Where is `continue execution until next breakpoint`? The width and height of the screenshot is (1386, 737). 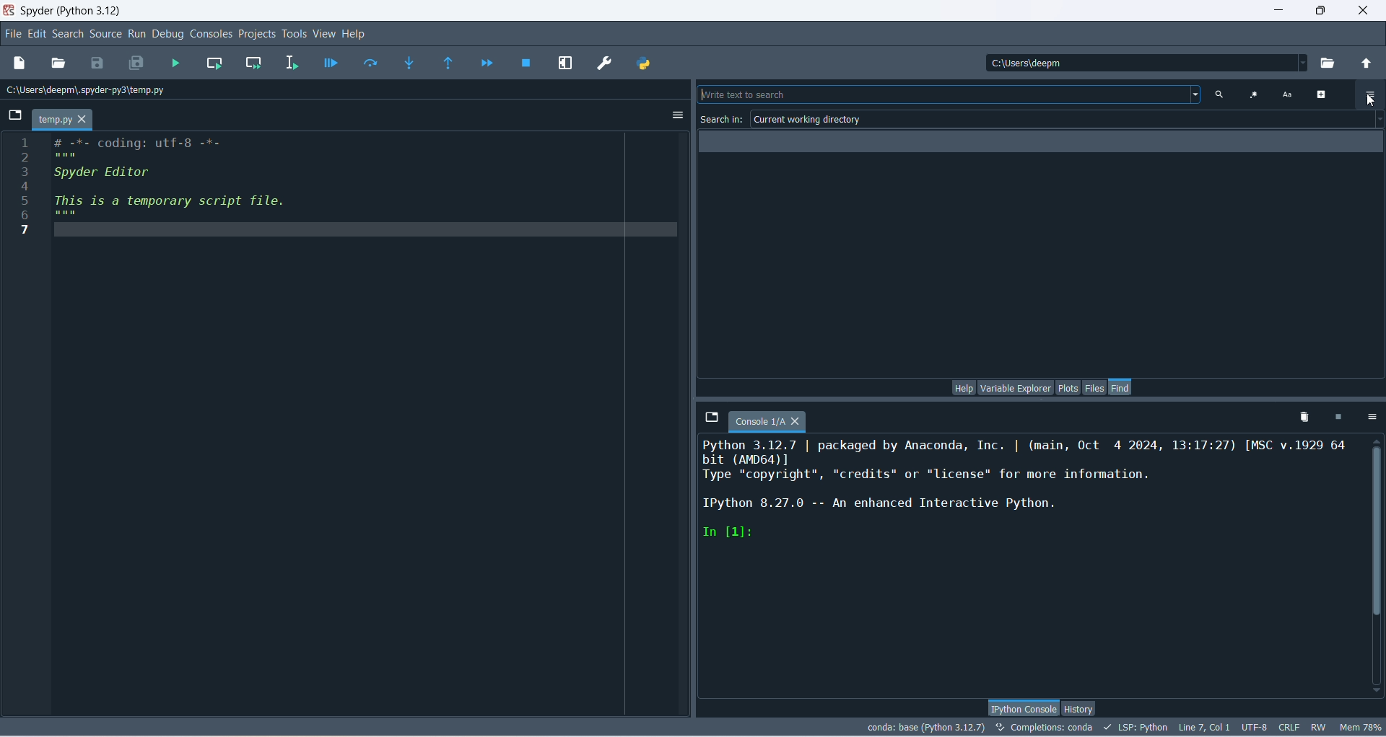
continue execution until next breakpoint is located at coordinates (485, 63).